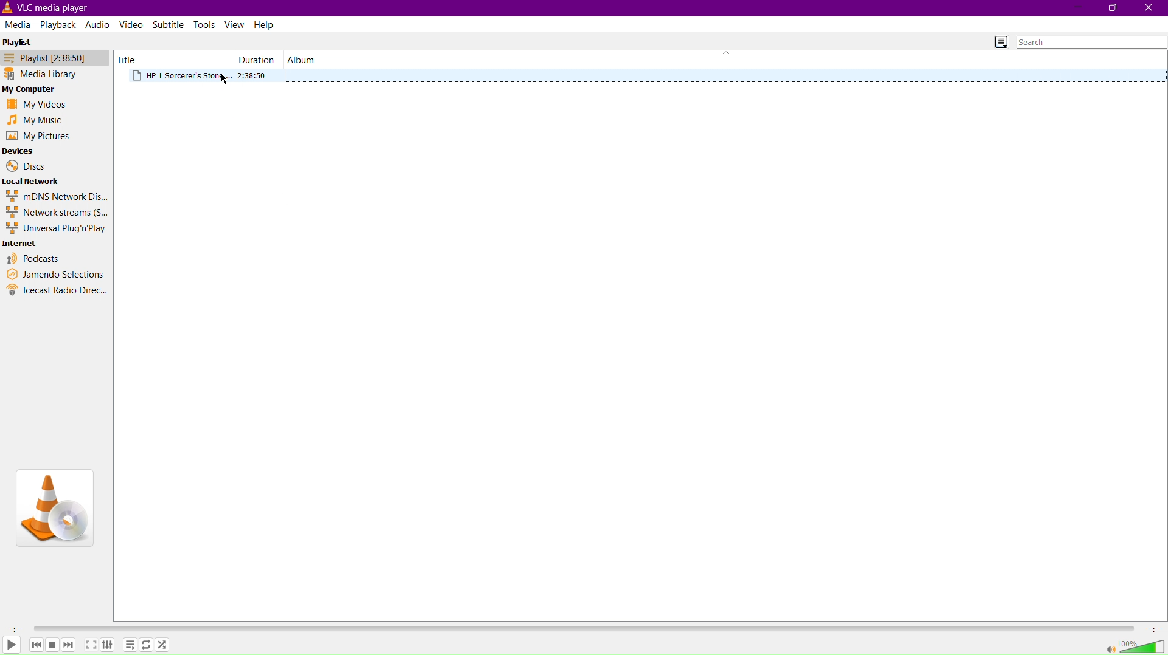 This screenshot has width=1168, height=655. Describe the element at coordinates (12, 645) in the screenshot. I see `Play` at that location.